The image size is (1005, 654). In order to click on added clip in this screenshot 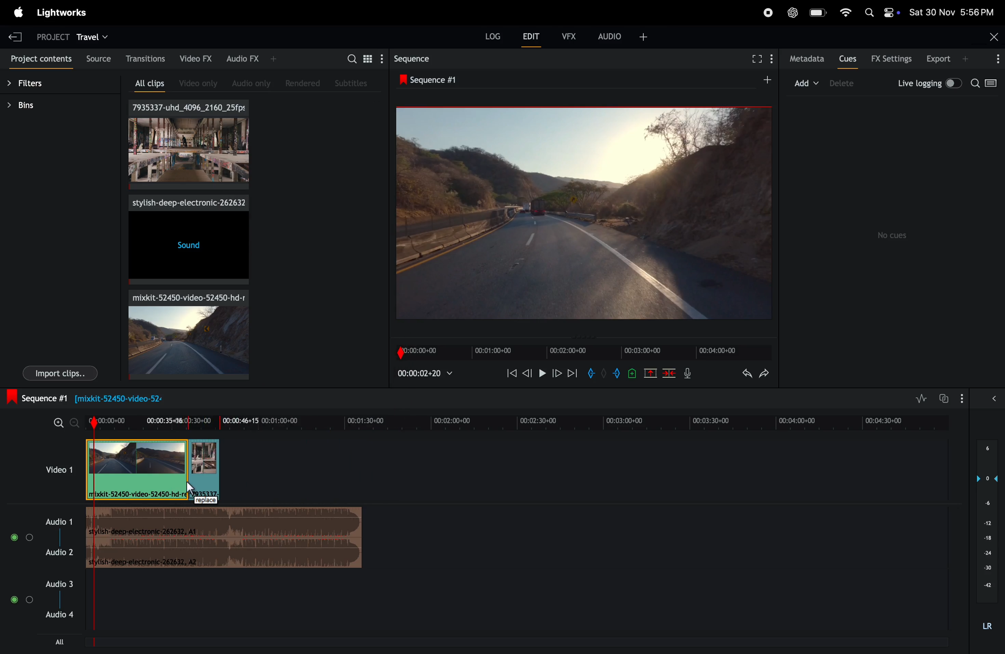, I will do `click(204, 470)`.